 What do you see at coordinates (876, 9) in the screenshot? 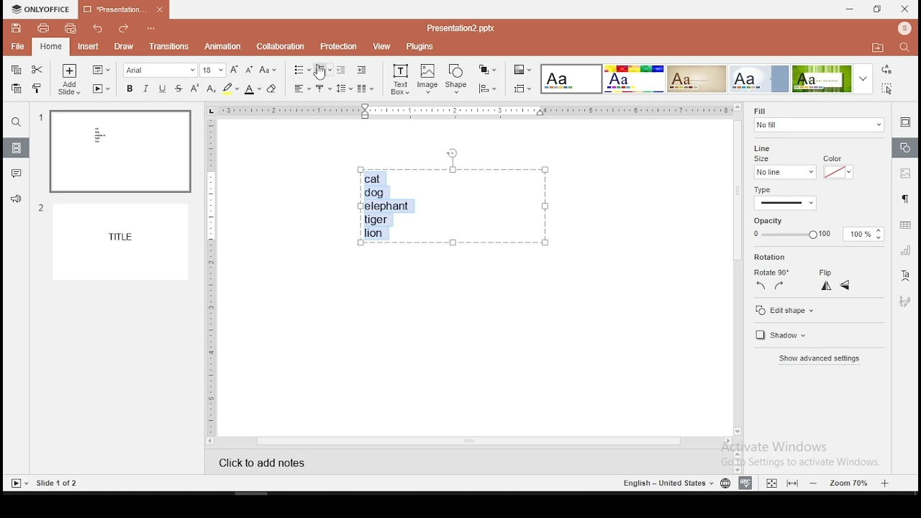
I see `restore` at bounding box center [876, 9].